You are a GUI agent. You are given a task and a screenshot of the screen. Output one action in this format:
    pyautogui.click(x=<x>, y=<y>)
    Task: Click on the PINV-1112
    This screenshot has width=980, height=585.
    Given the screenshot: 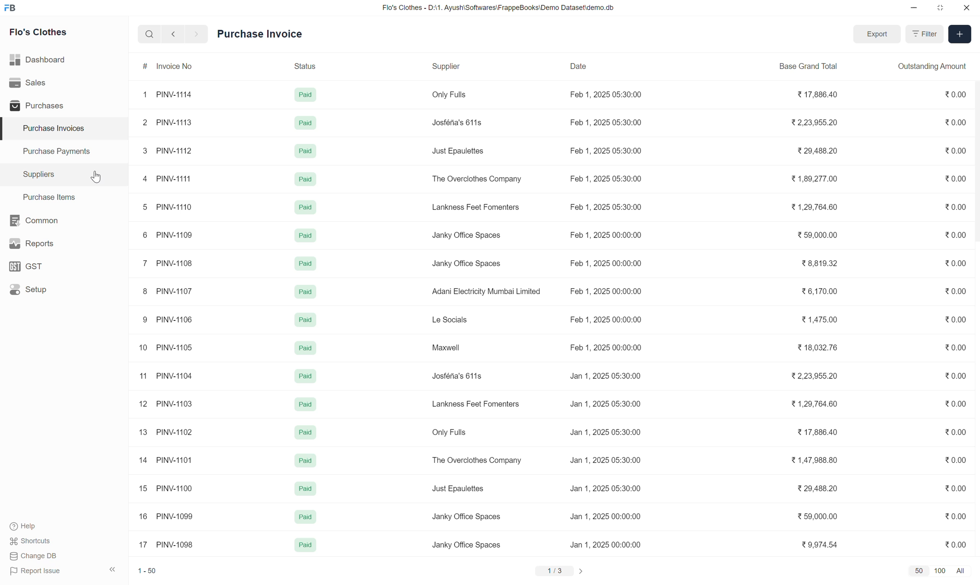 What is the action you would take?
    pyautogui.click(x=175, y=151)
    